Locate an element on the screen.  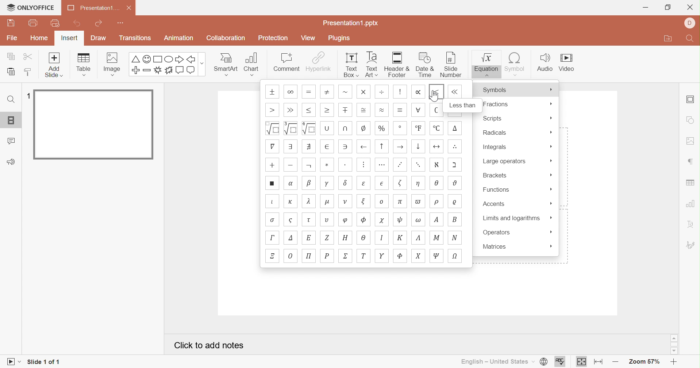
View is located at coordinates (309, 38).